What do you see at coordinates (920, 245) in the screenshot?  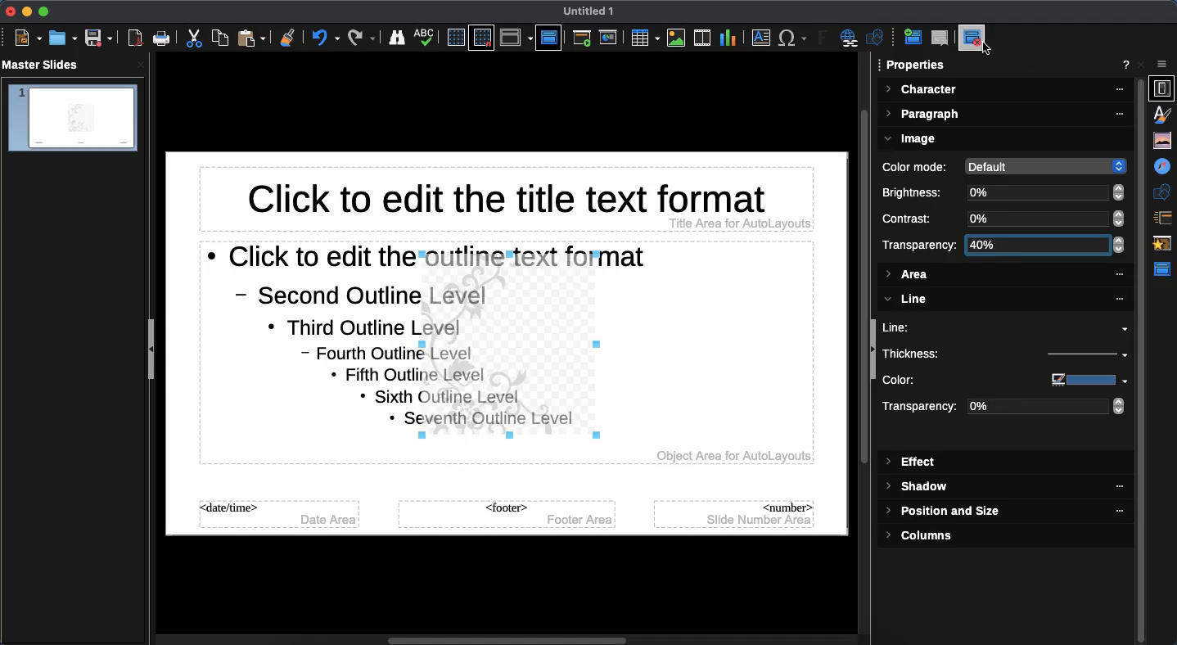 I see `Transparency` at bounding box center [920, 245].